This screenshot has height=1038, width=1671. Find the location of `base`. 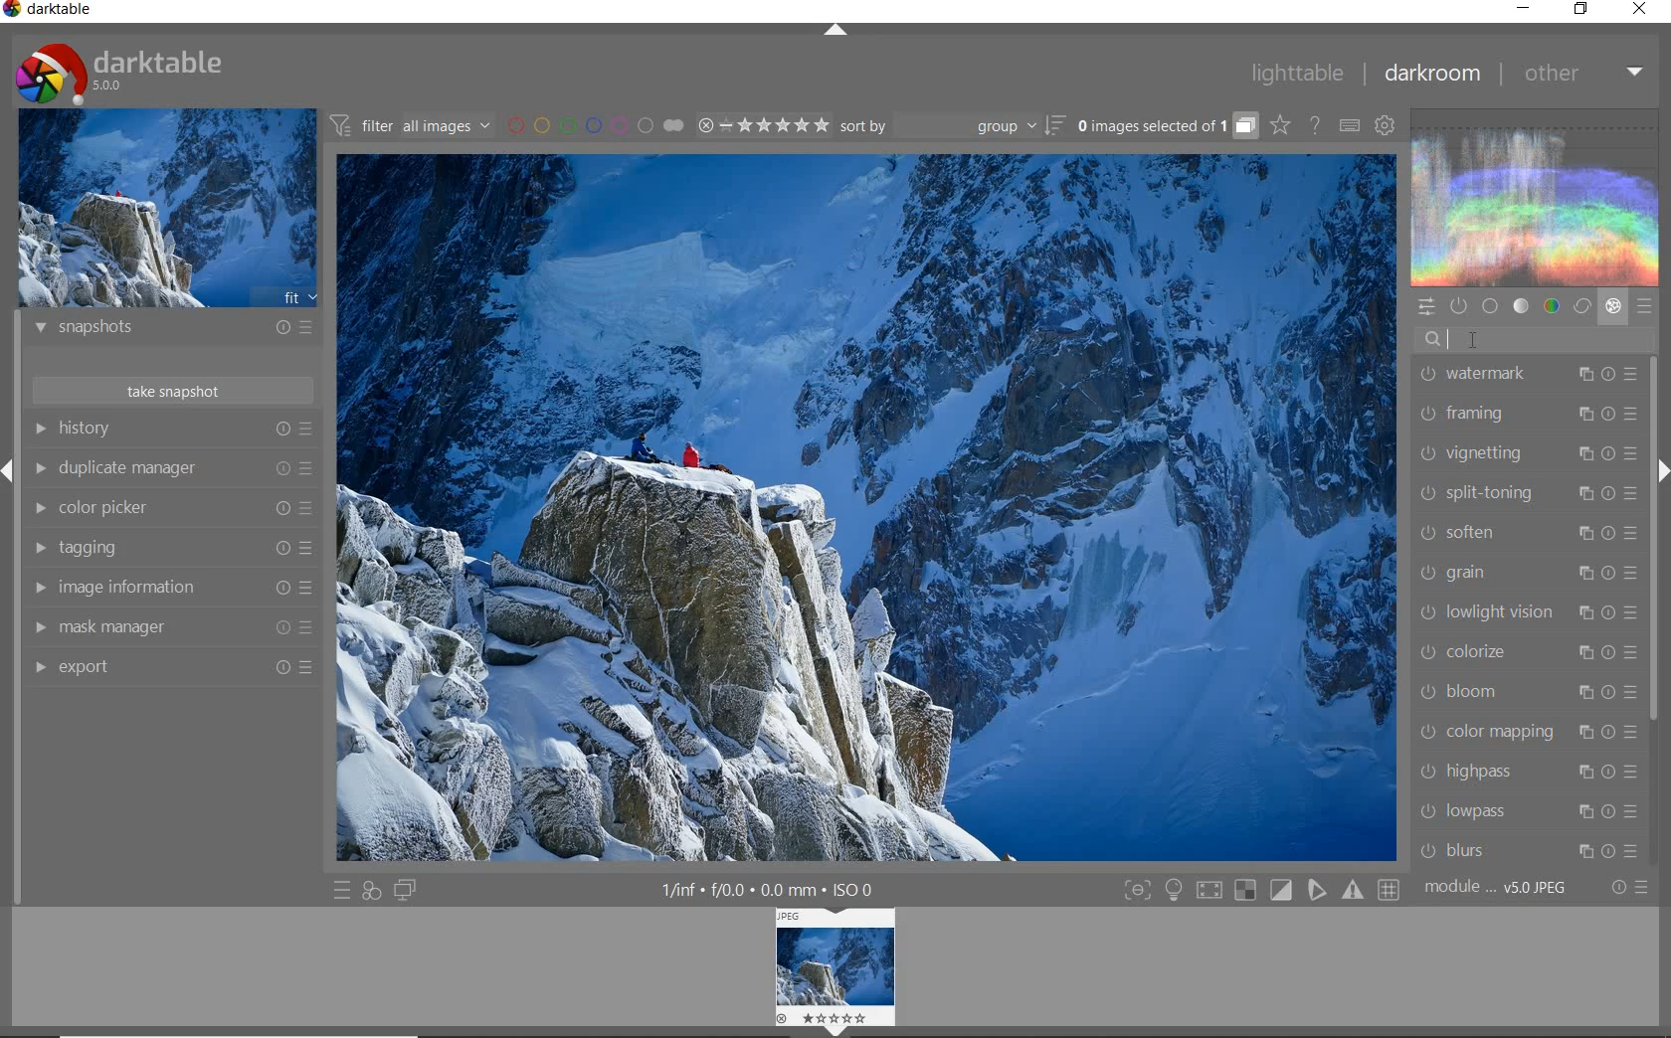

base is located at coordinates (1490, 305).